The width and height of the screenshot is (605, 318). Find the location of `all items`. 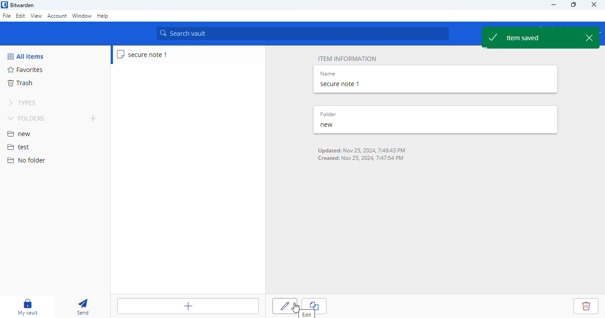

all items is located at coordinates (25, 56).